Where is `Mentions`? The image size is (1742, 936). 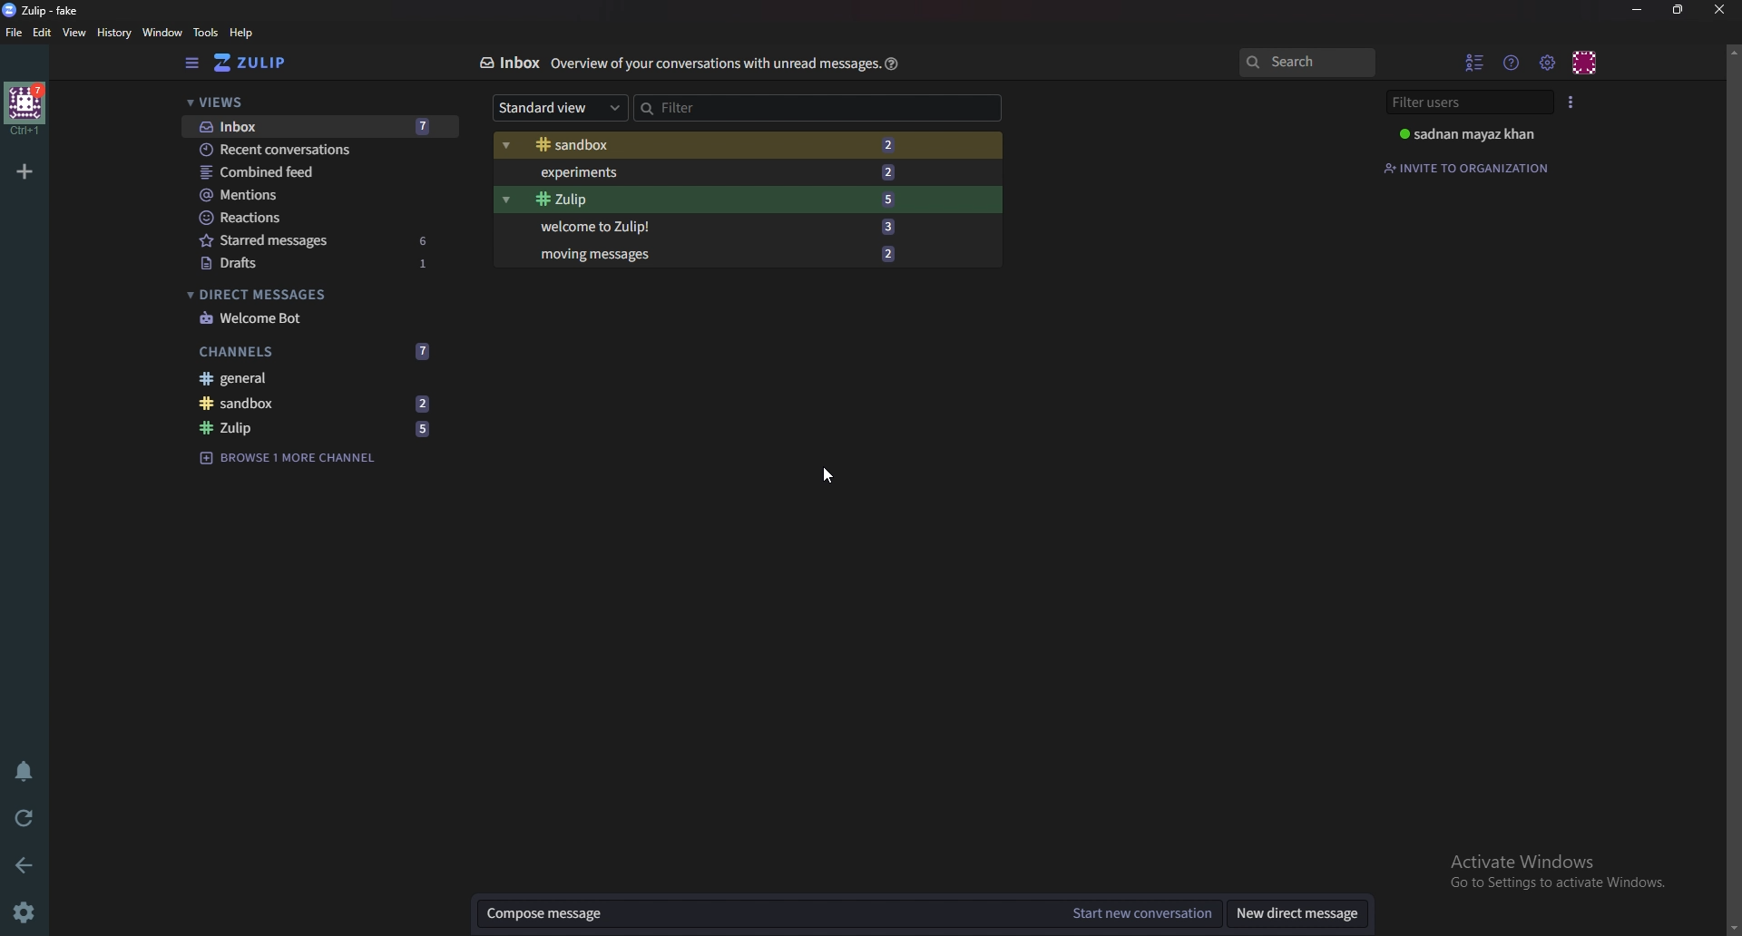
Mentions is located at coordinates (315, 194).